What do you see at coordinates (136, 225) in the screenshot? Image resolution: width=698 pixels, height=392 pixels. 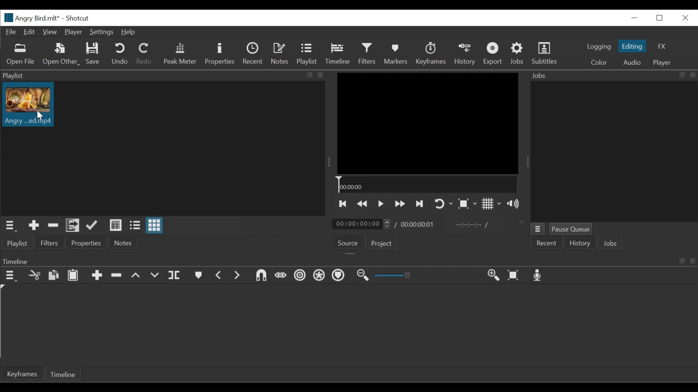 I see `View as files` at bounding box center [136, 225].